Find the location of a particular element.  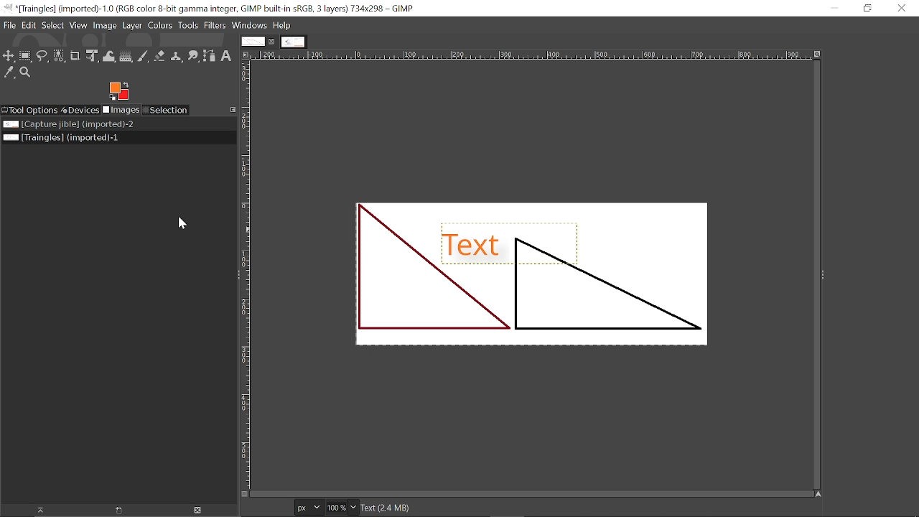

Open new display for this image is located at coordinates (118, 511).